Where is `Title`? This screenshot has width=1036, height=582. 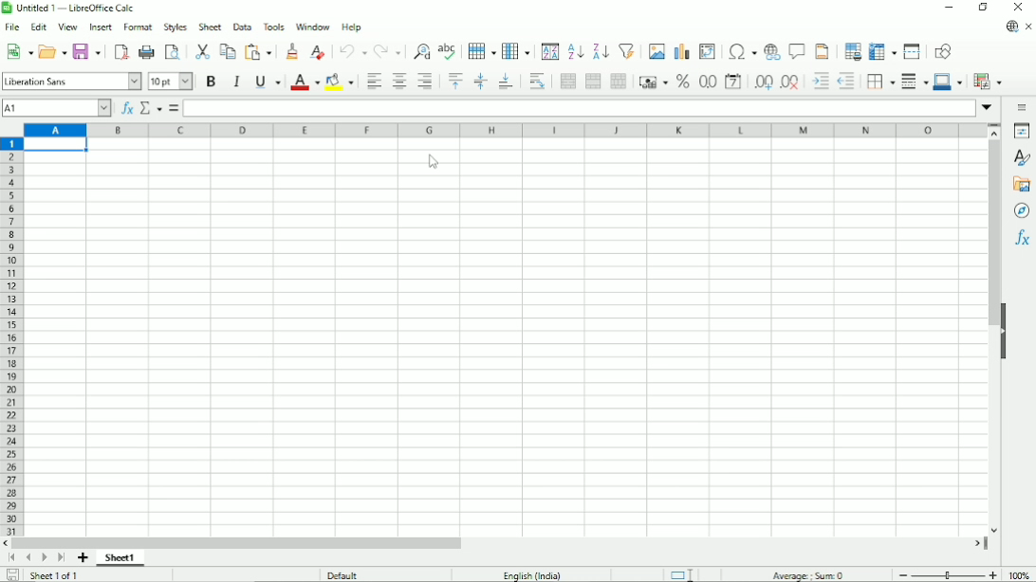
Title is located at coordinates (72, 9).